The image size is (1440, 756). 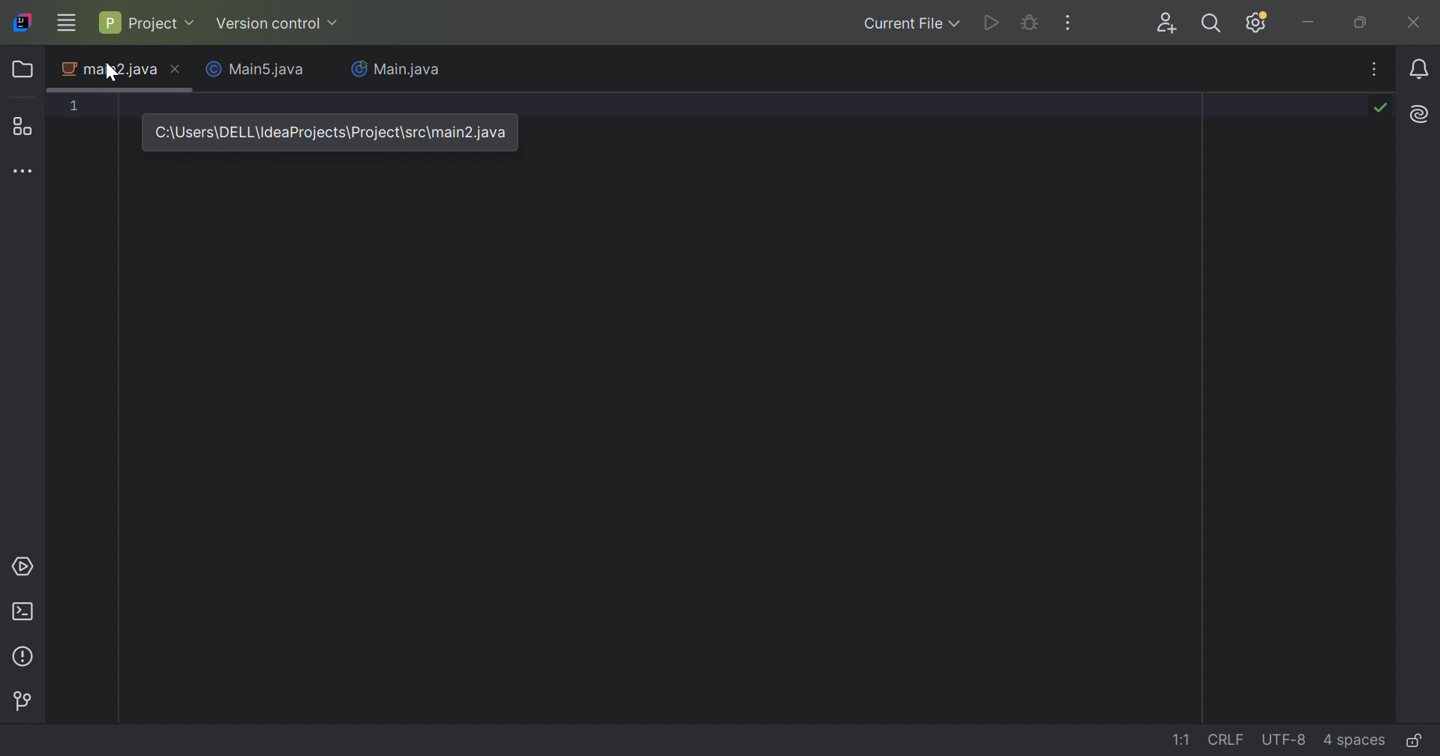 I want to click on C:\Users\DELL\IdeaProjects\Project\src\main2.java, so click(x=328, y=130).